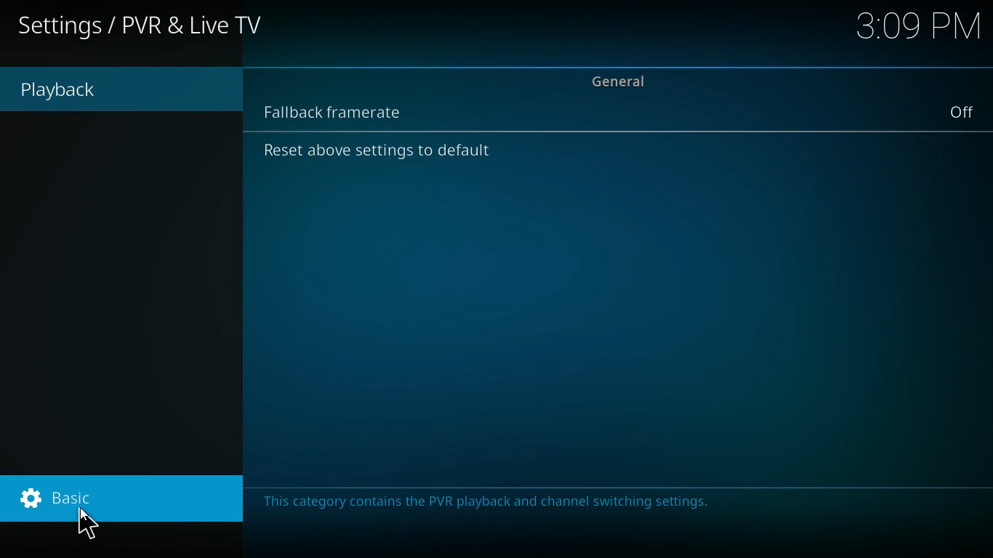  I want to click on reset above settings to default, so click(385, 154).